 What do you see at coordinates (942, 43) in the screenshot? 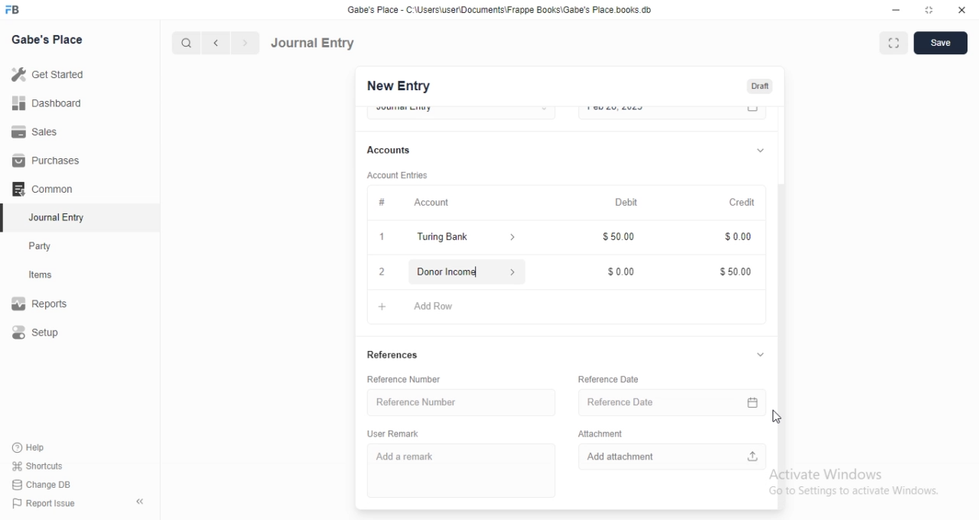
I see `save` at bounding box center [942, 43].